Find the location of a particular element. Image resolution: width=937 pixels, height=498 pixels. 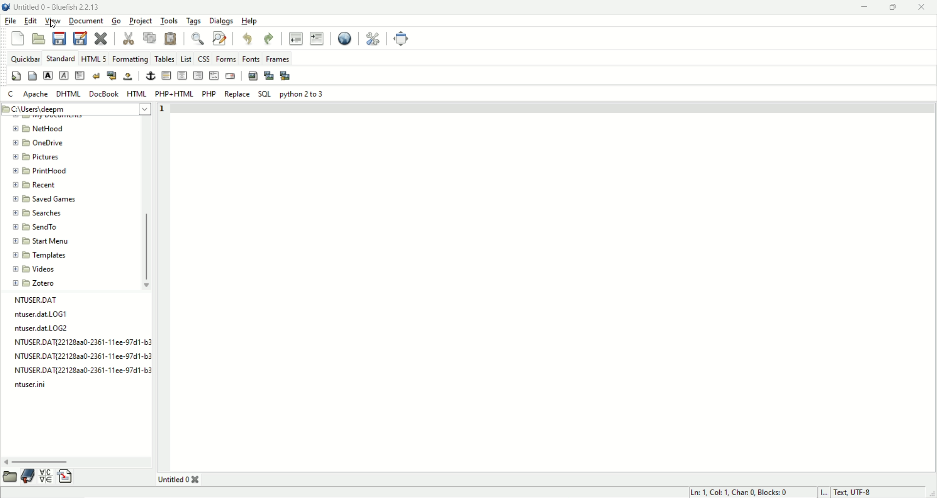

list is located at coordinates (185, 58).